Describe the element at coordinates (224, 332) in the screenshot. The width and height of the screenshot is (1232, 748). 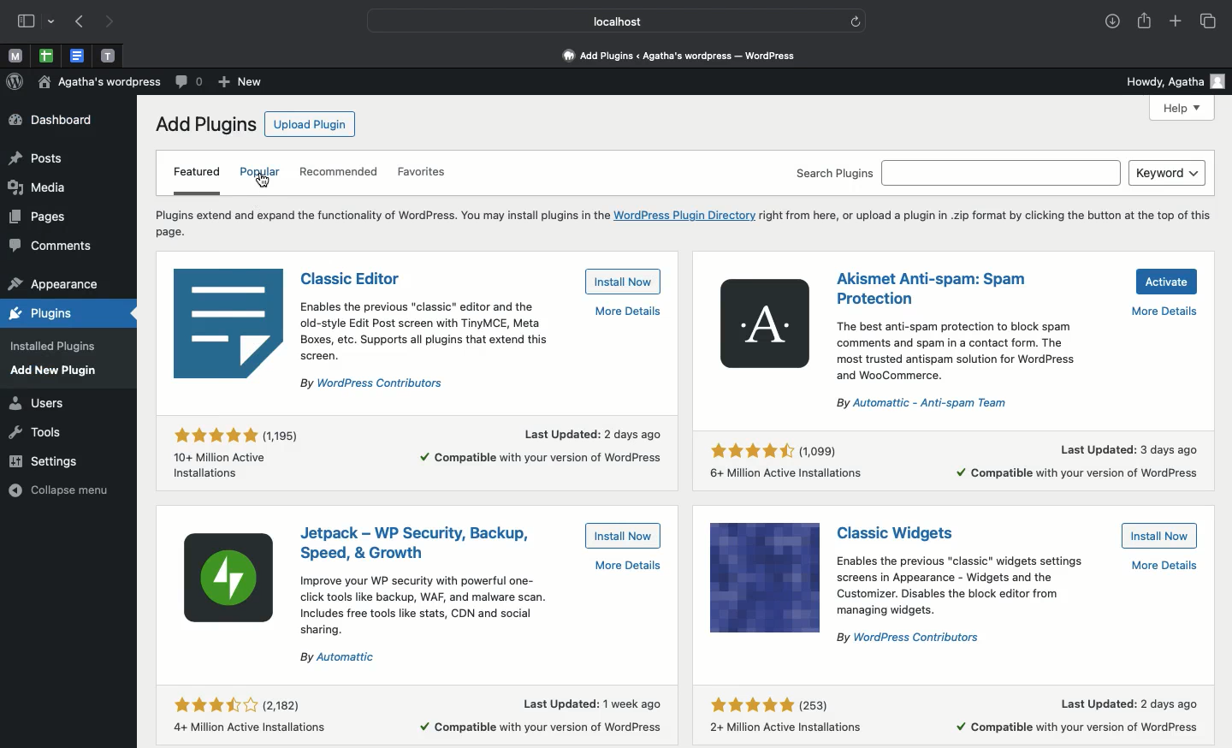
I see `Icon` at that location.